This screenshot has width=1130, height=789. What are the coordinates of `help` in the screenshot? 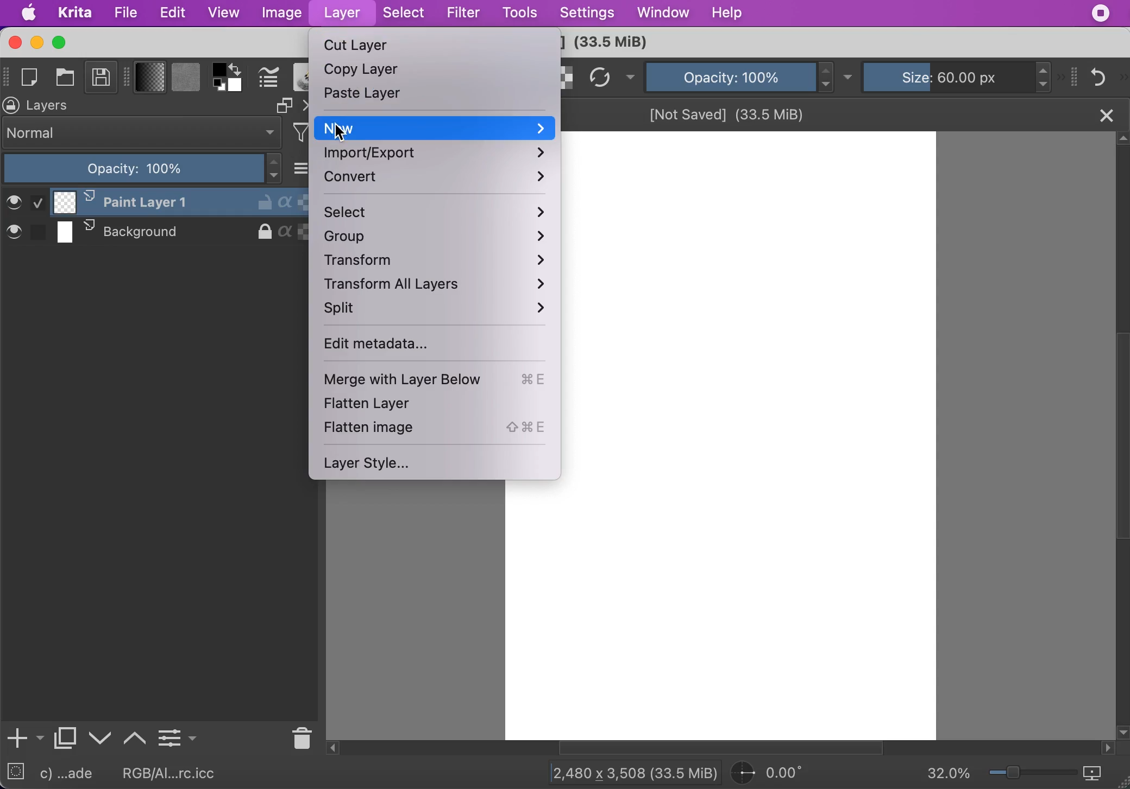 It's located at (730, 12).